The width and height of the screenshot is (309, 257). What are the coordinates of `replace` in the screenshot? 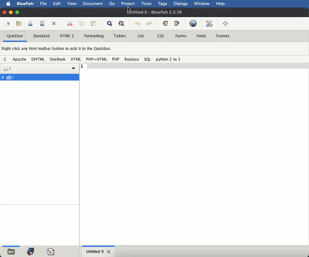 It's located at (131, 59).